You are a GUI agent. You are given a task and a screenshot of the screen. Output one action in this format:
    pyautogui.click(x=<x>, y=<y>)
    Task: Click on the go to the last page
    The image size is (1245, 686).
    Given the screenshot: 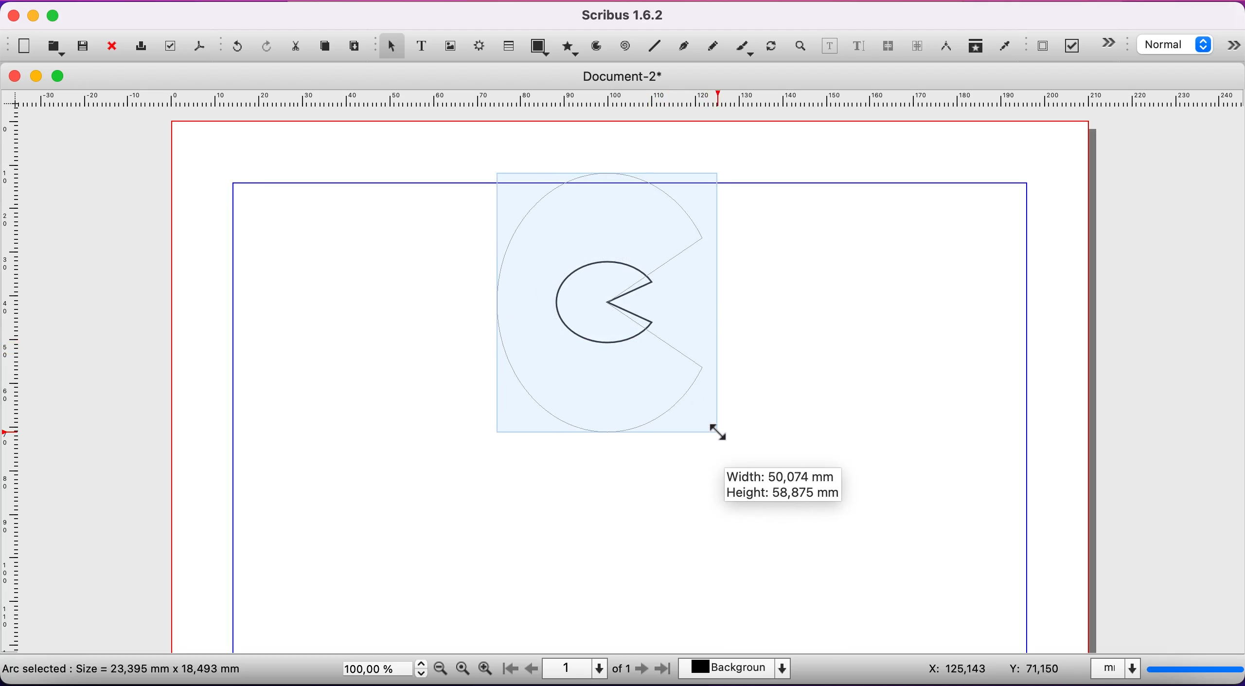 What is the action you would take?
    pyautogui.click(x=661, y=671)
    